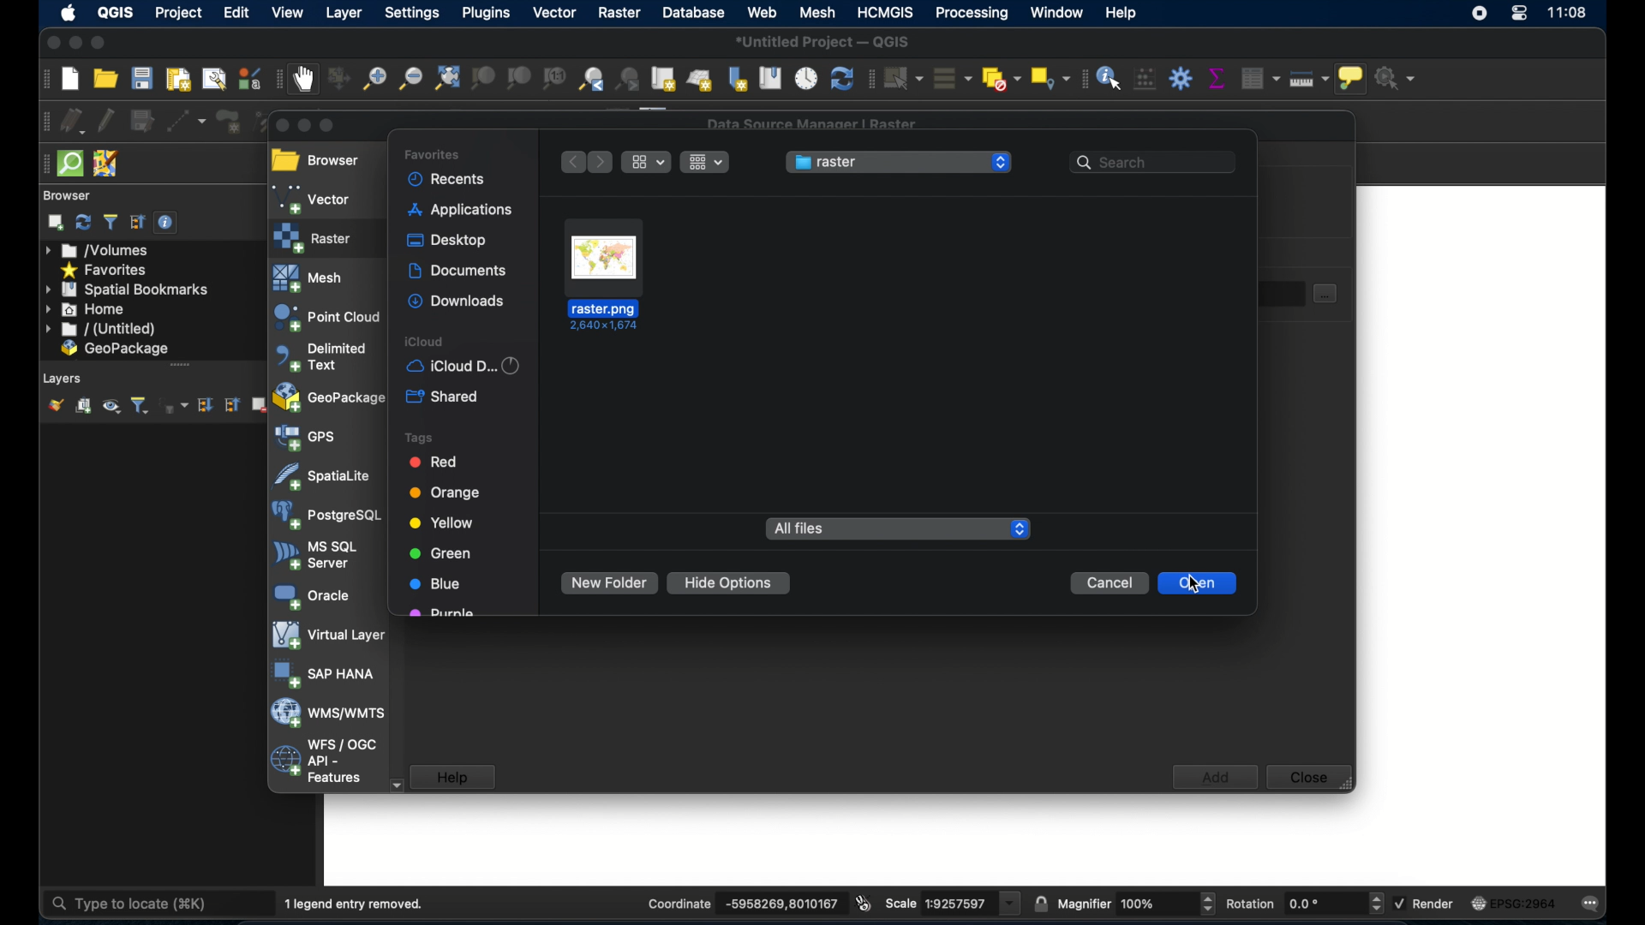 The height and width of the screenshot is (925, 1645). Describe the element at coordinates (83, 223) in the screenshot. I see `refresh` at that location.